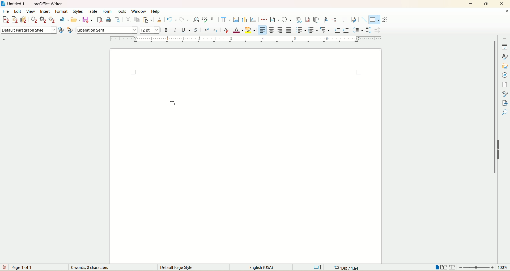 The height and width of the screenshot is (271, 510). I want to click on insert page break, so click(265, 19).